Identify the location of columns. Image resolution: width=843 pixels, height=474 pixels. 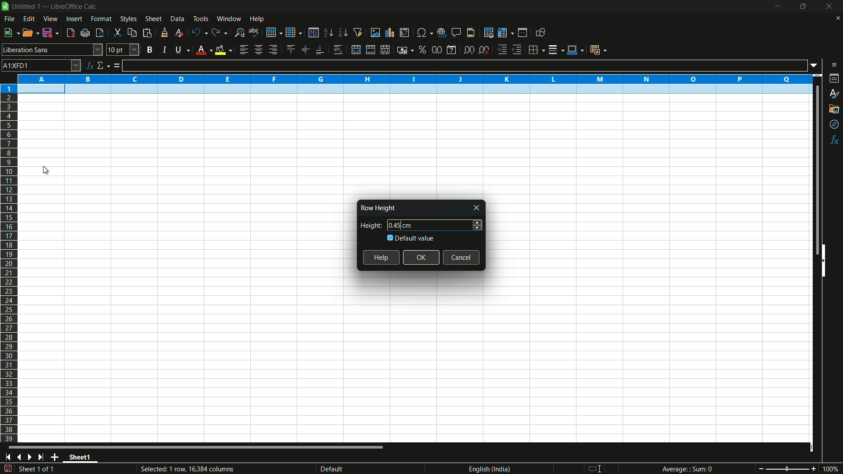
(414, 78).